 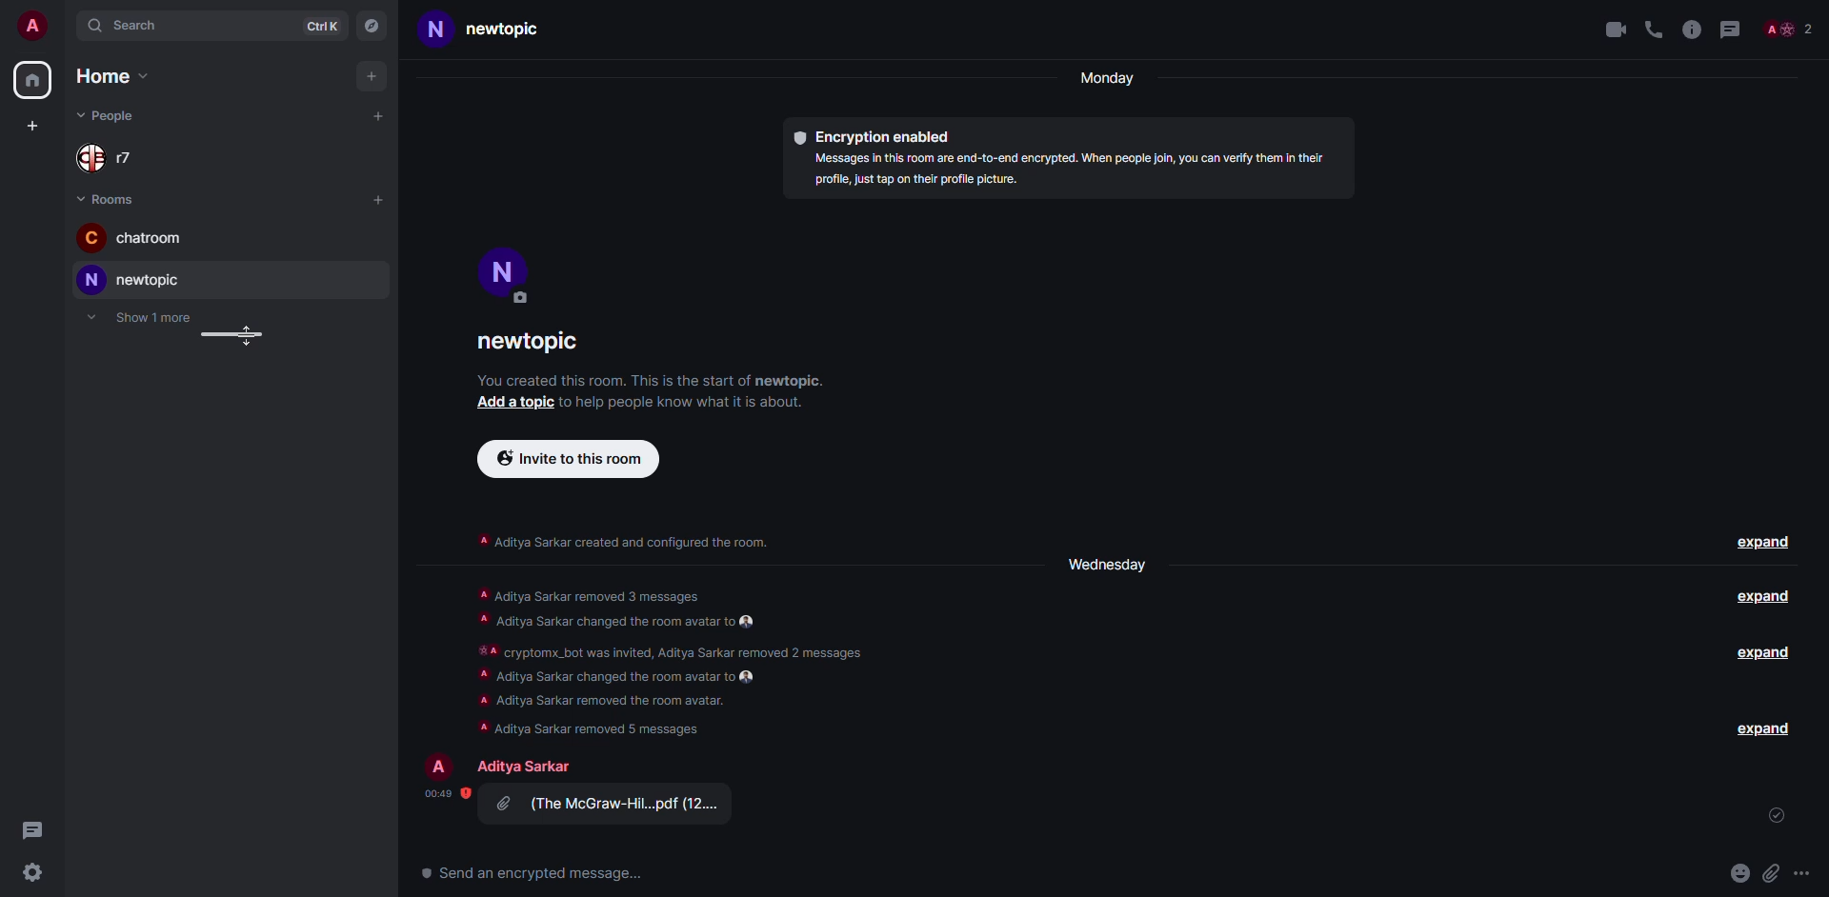 What do you see at coordinates (1761, 598) in the screenshot?
I see `expand` at bounding box center [1761, 598].